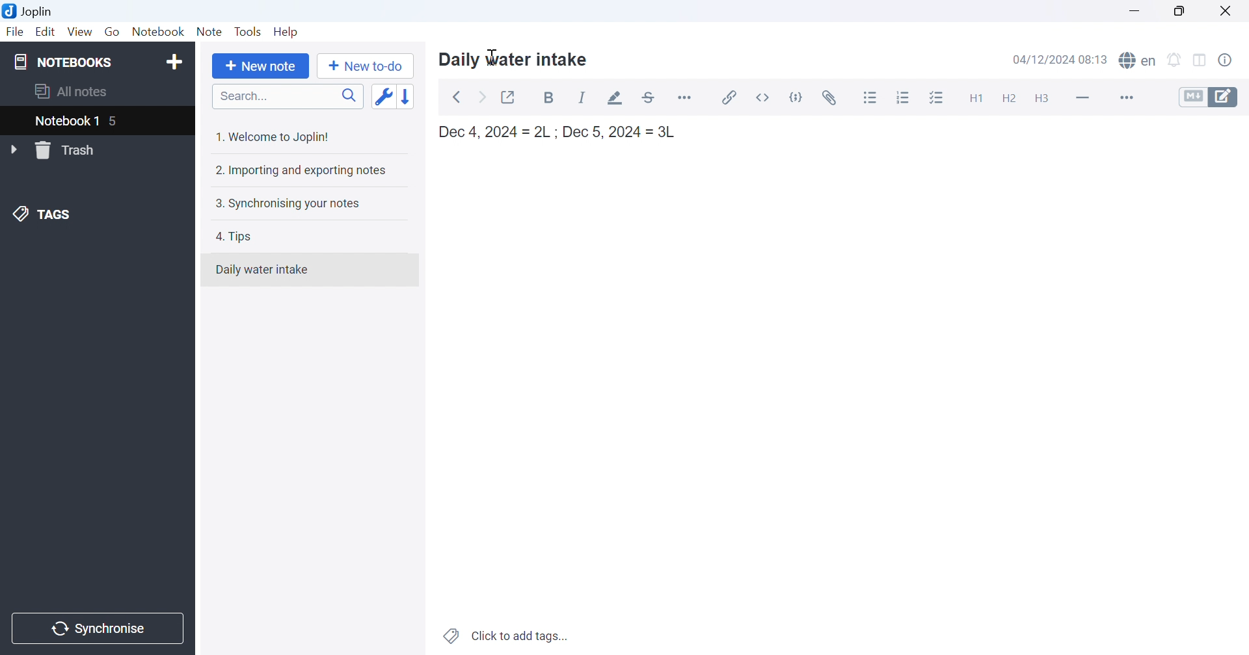  I want to click on Edit, so click(46, 32).